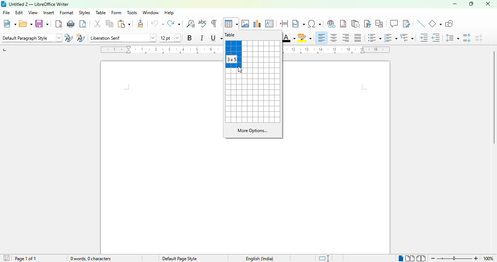  Describe the element at coordinates (26, 23) in the screenshot. I see `open` at that location.